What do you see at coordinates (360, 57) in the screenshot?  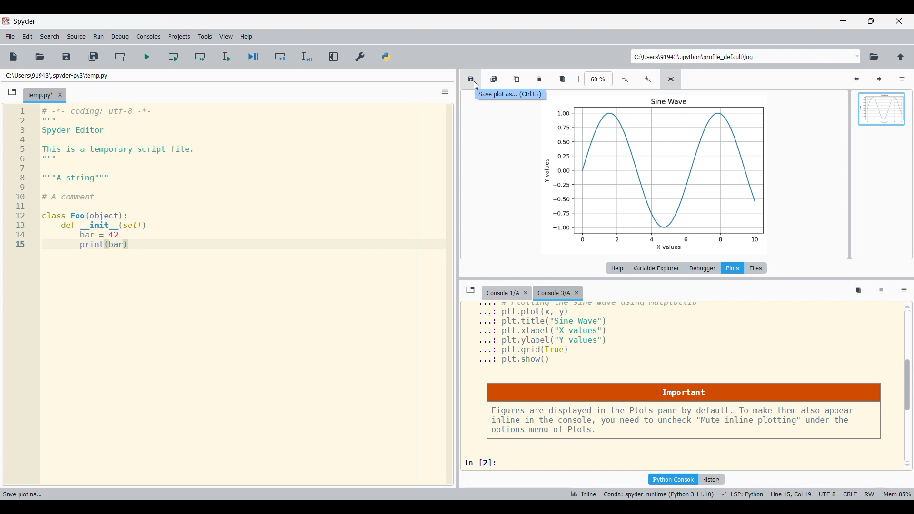 I see `Preferences` at bounding box center [360, 57].